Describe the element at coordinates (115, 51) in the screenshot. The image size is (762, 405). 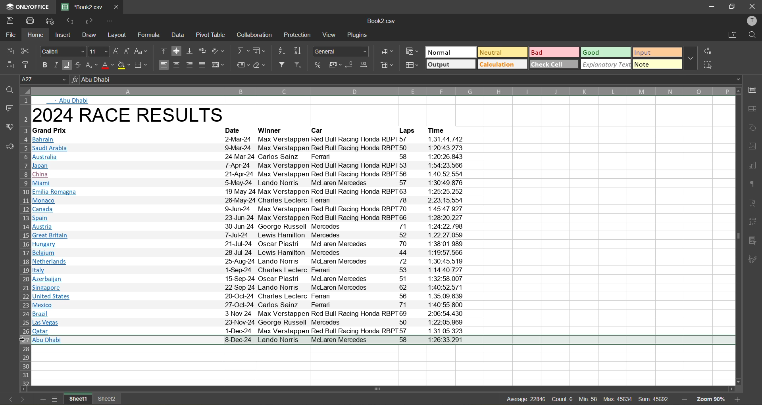
I see `increment size` at that location.